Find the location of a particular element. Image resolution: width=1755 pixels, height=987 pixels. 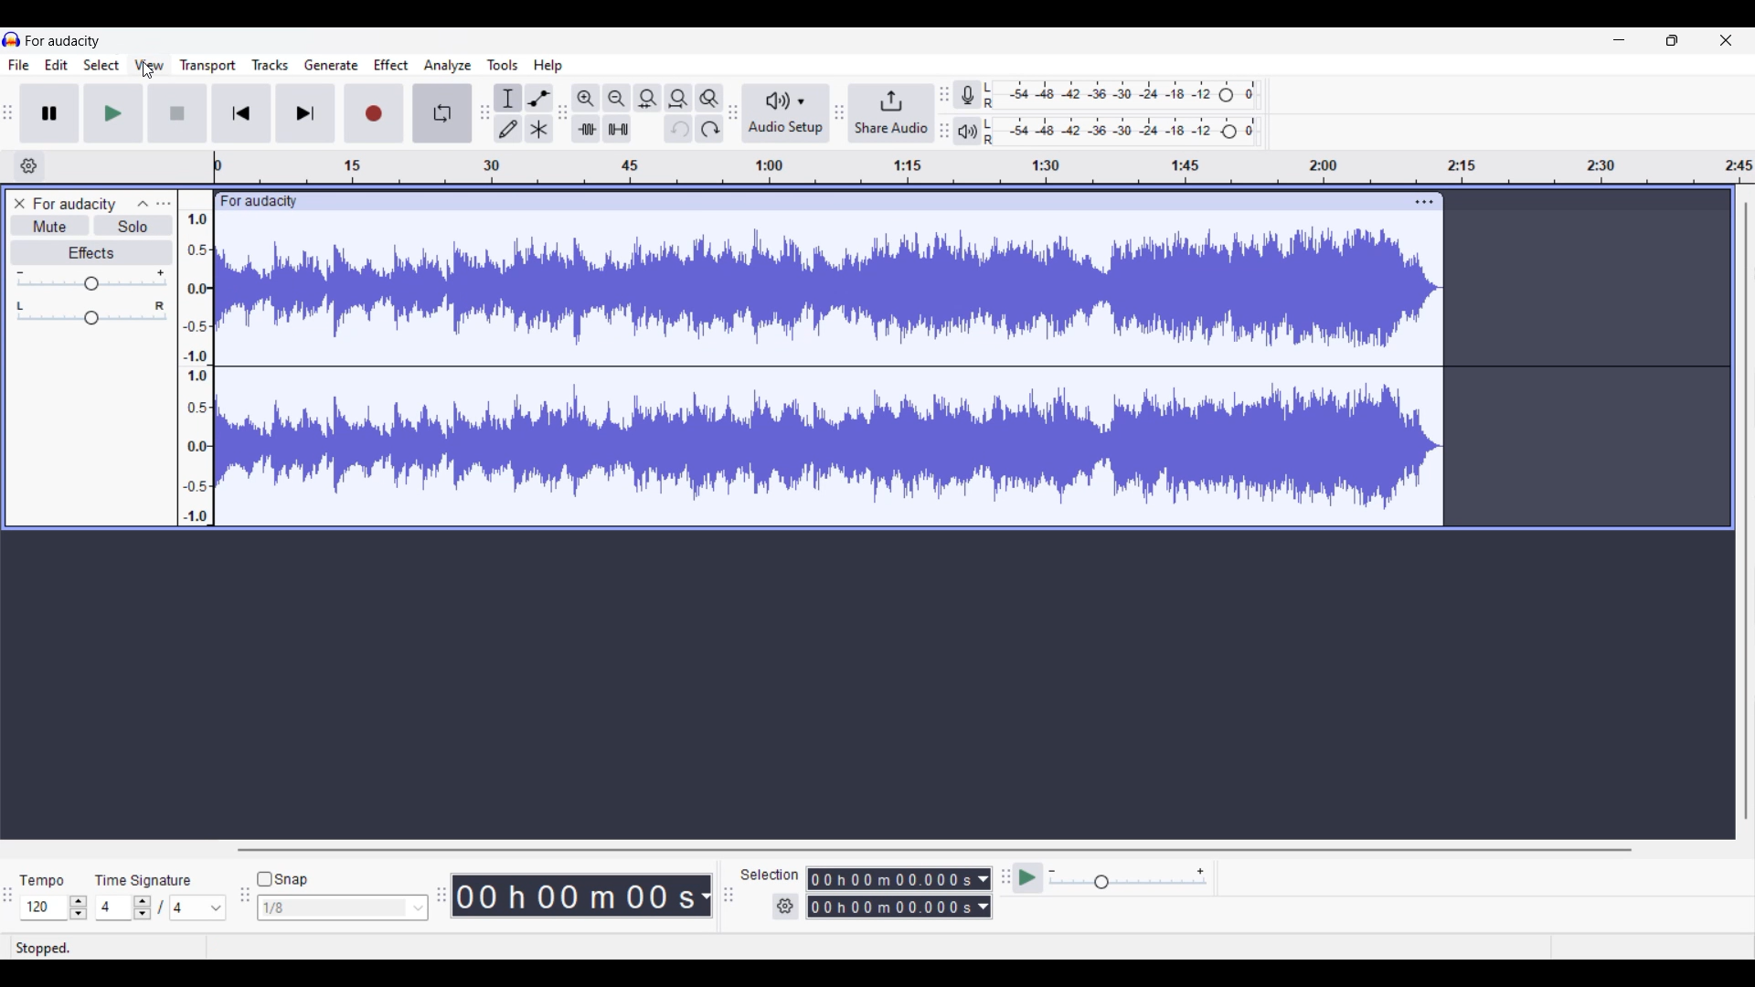

Recording level is located at coordinates (1123, 95).